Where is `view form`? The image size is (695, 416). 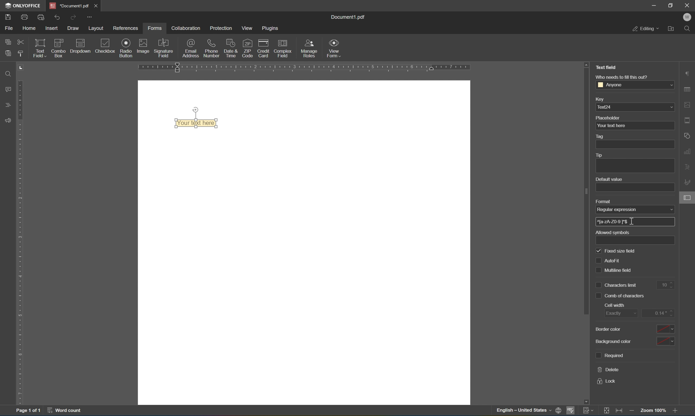
view form is located at coordinates (334, 48).